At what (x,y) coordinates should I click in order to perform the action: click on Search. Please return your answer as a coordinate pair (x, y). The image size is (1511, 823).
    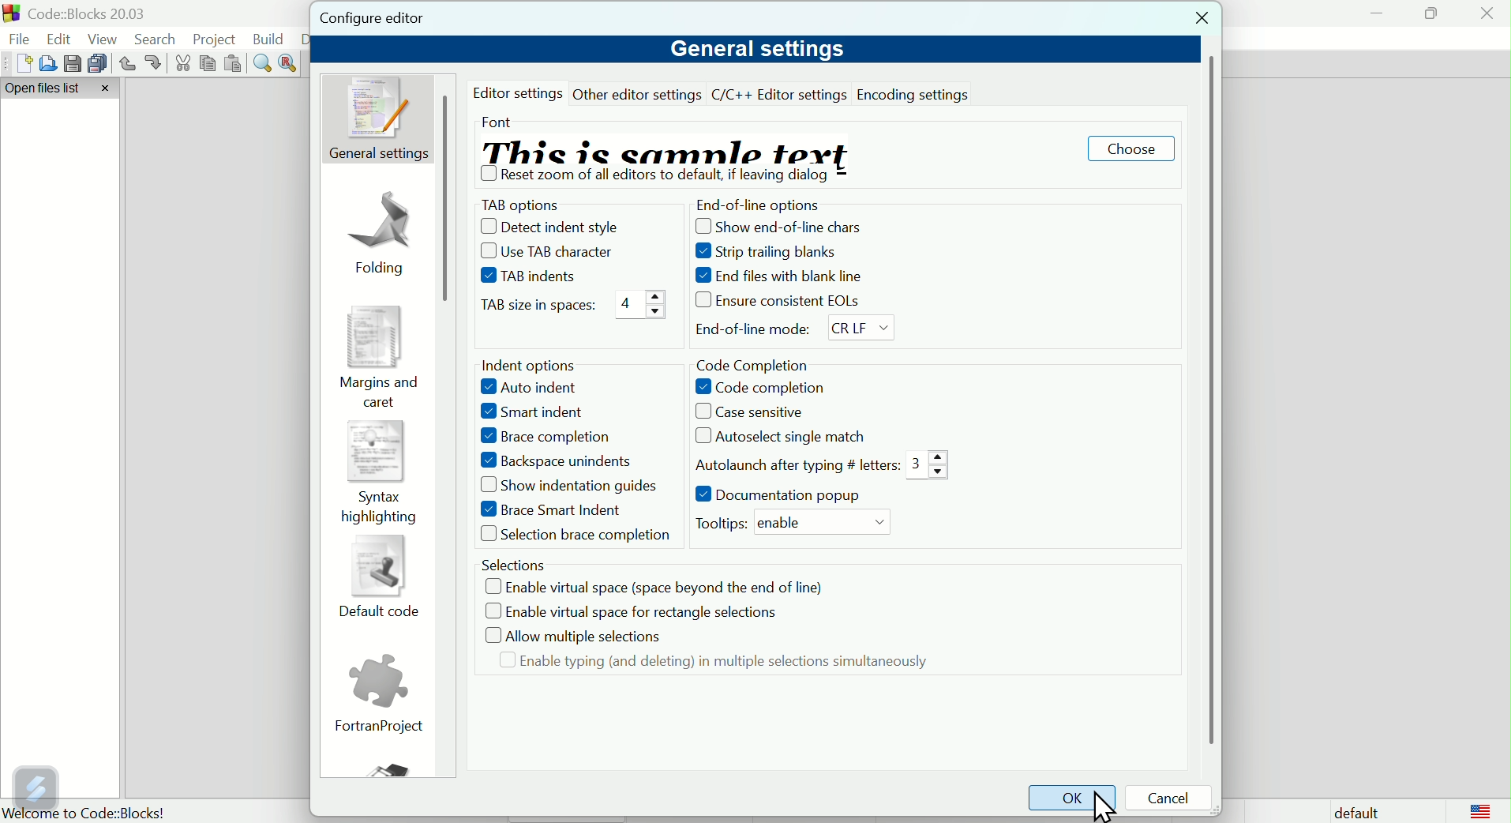
    Looking at the image, I should click on (159, 39).